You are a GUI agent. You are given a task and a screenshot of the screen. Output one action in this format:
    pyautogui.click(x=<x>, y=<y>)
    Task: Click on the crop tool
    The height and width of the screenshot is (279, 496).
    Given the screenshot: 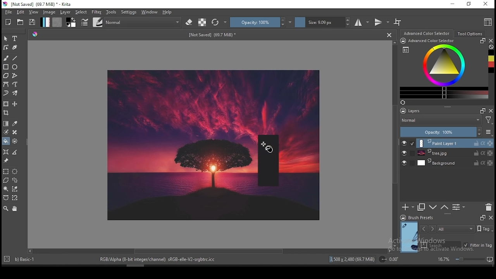 What is the action you would take?
    pyautogui.click(x=7, y=113)
    